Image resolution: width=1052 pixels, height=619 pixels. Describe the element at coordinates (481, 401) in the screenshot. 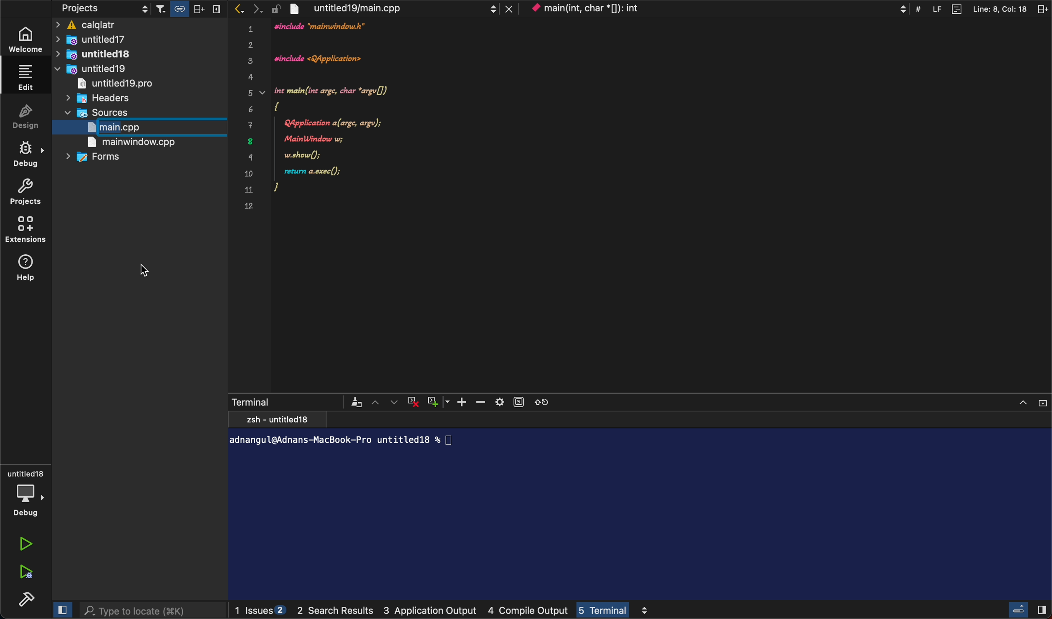

I see `Minus` at that location.